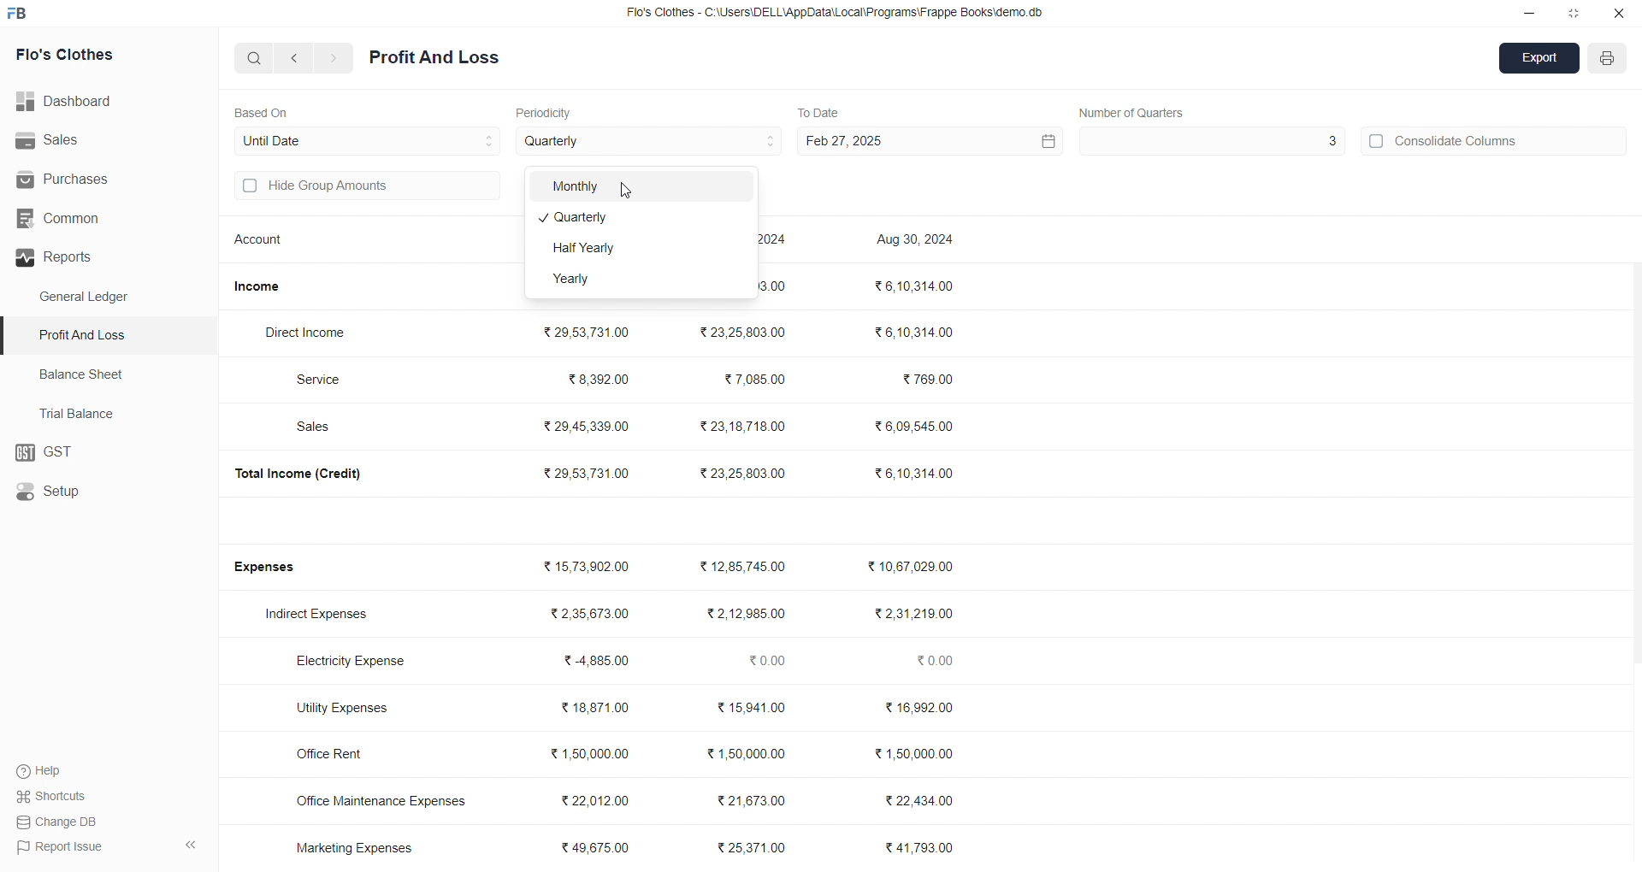  What do you see at coordinates (1608, 61) in the screenshot?
I see `PRINT` at bounding box center [1608, 61].